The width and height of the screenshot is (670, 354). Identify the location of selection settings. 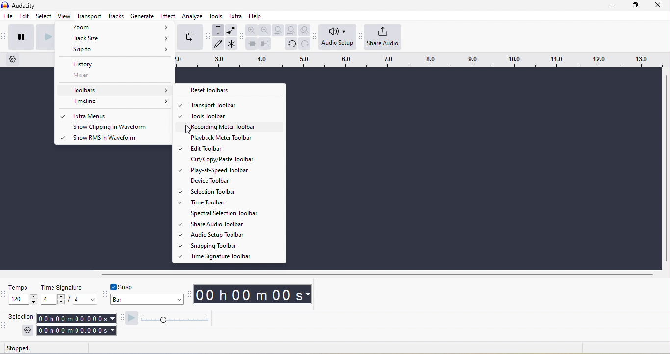
(28, 330).